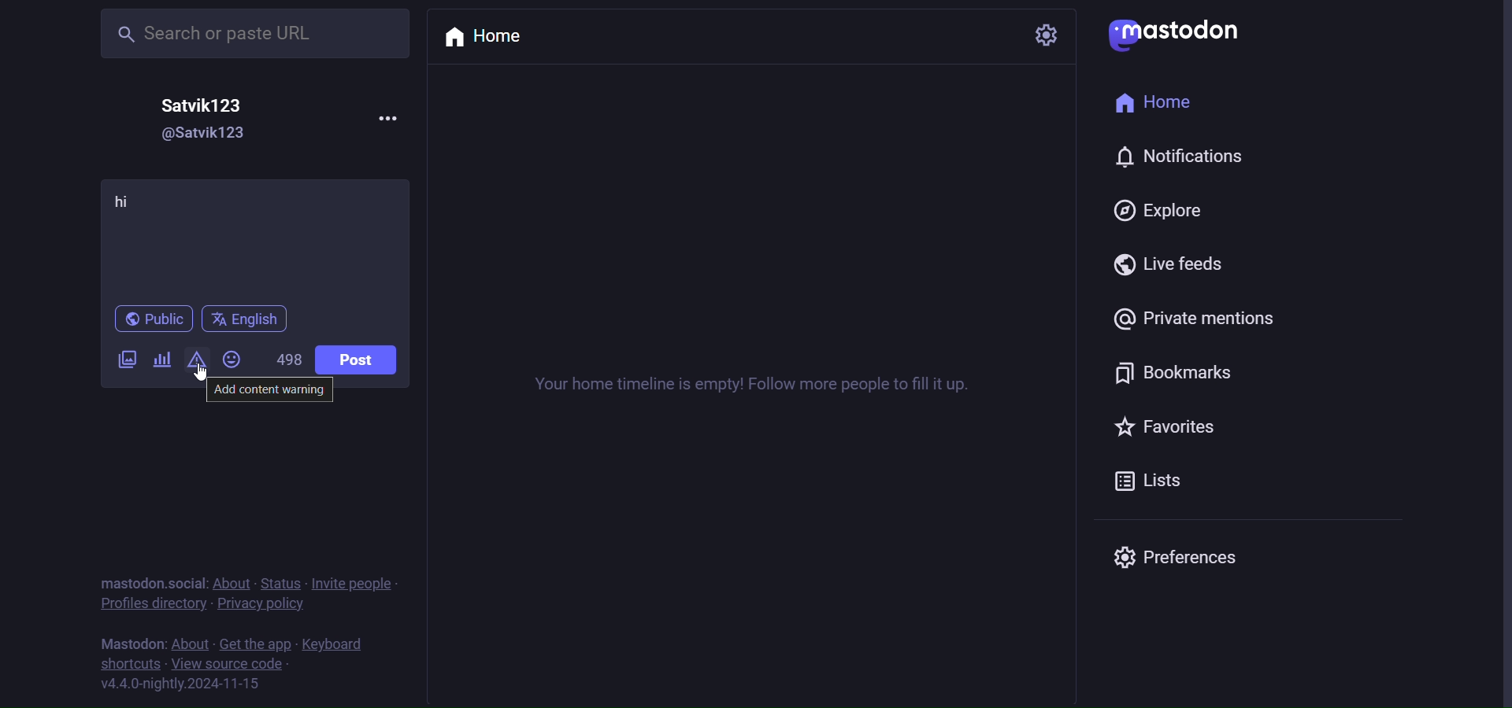 This screenshot has width=1512, height=708. What do you see at coordinates (766, 385) in the screenshot?
I see `instruction` at bounding box center [766, 385].